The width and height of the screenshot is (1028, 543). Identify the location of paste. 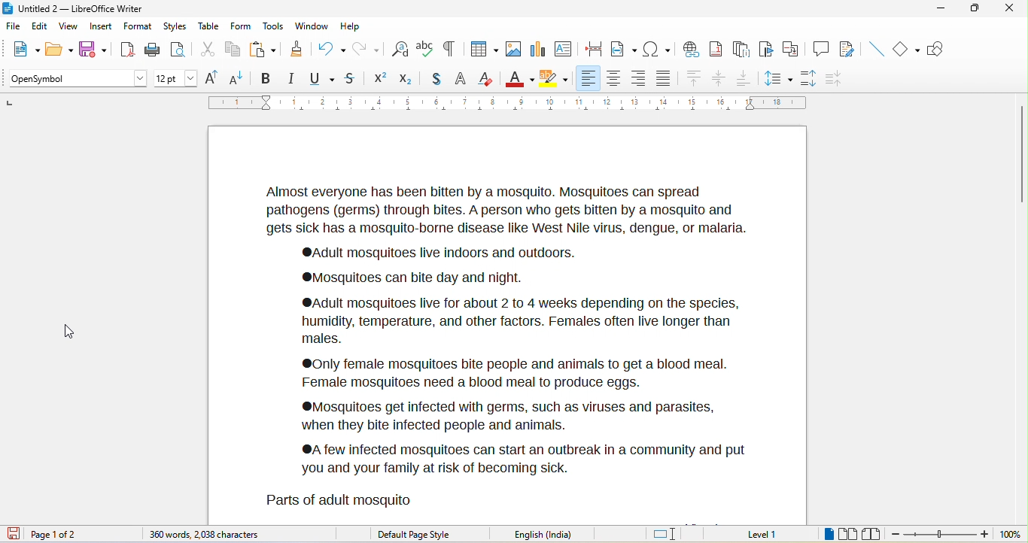
(260, 49).